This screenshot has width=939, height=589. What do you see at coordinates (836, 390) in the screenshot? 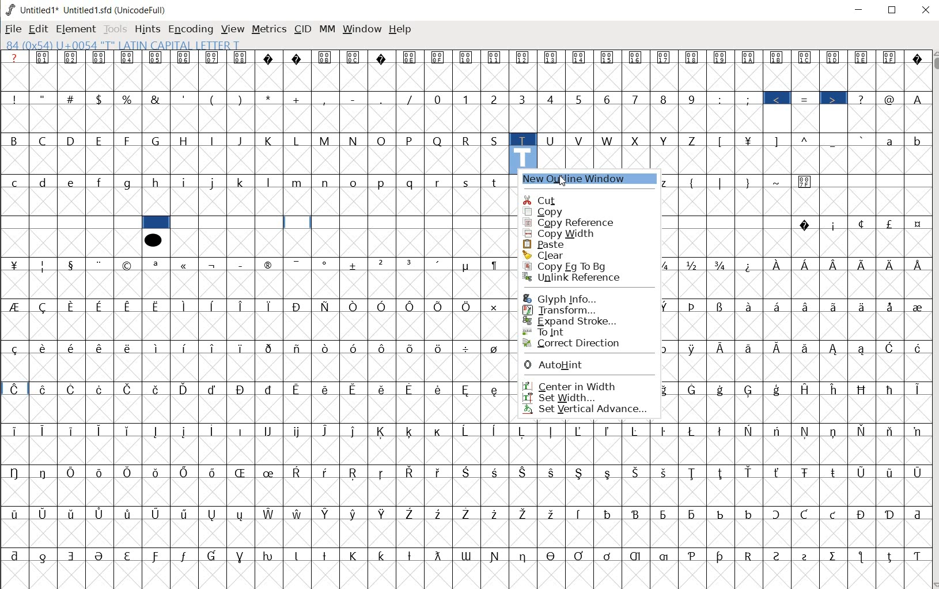
I see `Symbol` at bounding box center [836, 390].